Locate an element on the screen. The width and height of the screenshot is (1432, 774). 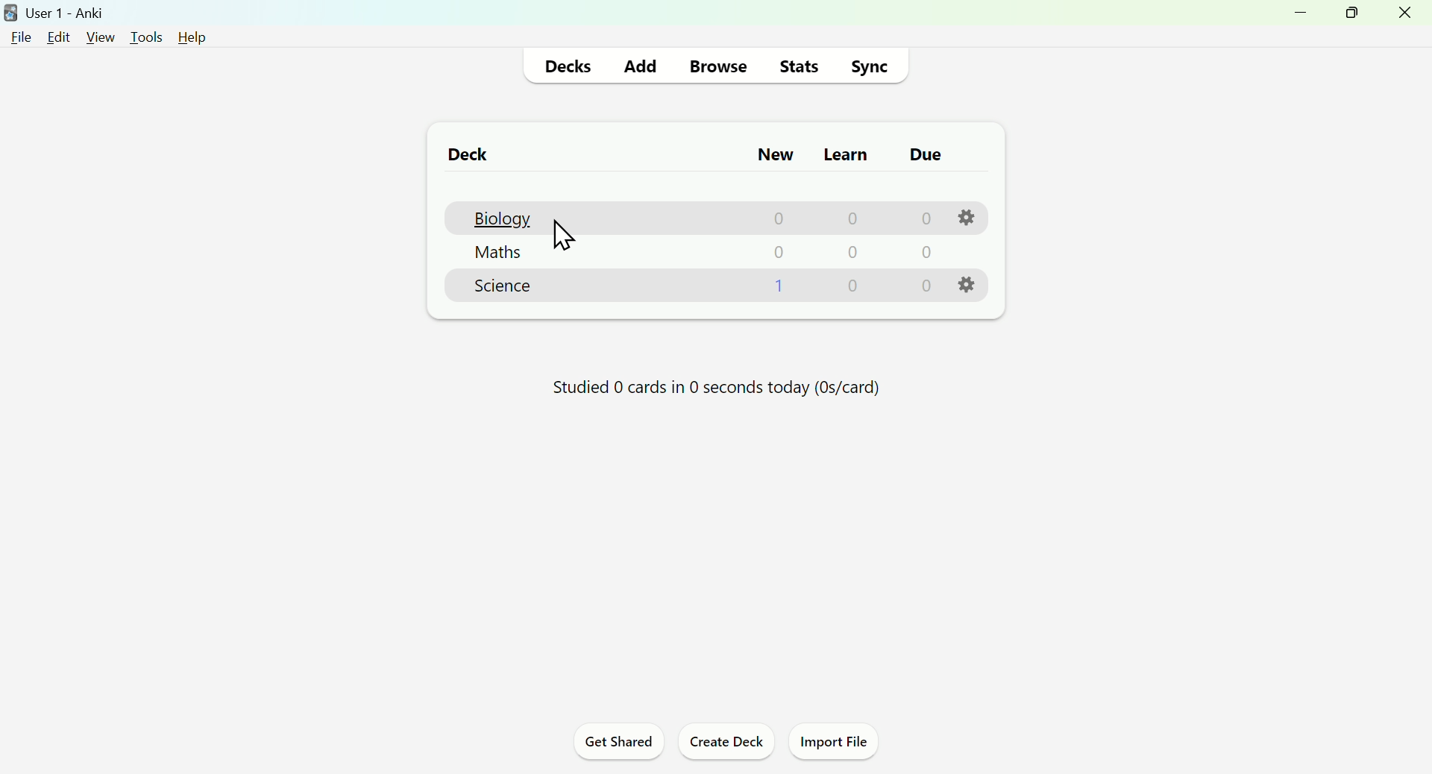
Import File is located at coordinates (832, 743).